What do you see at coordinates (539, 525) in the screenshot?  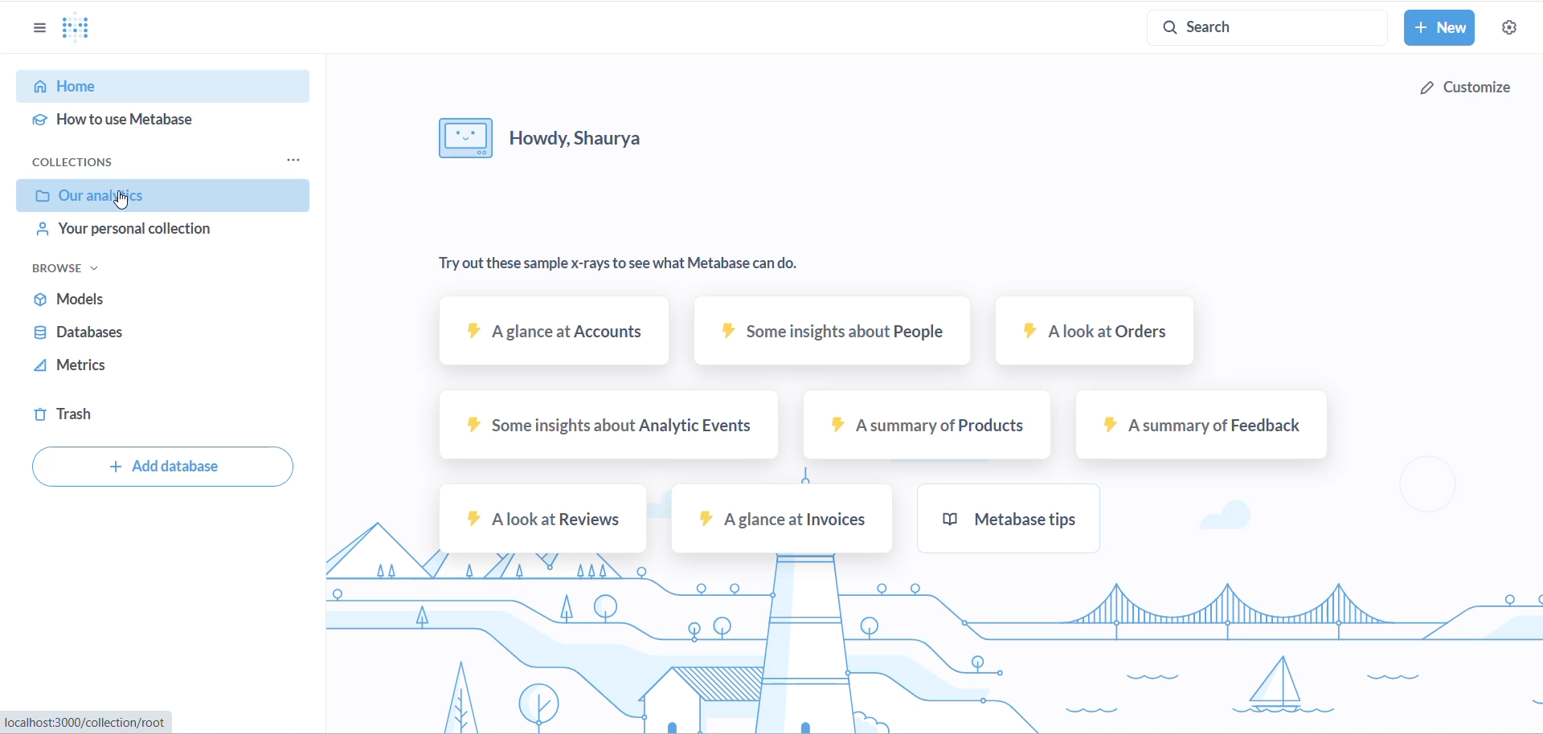 I see `A look at Reviews` at bounding box center [539, 525].